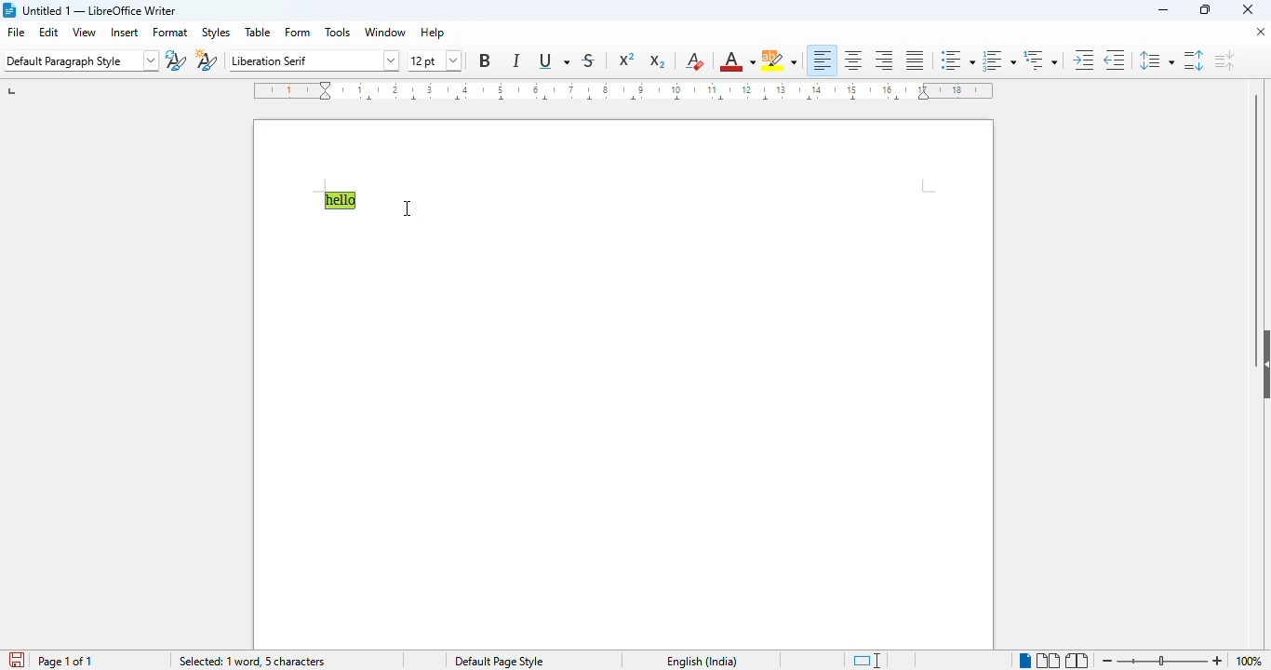  Describe the element at coordinates (1040, 60) in the screenshot. I see `select outline format` at that location.